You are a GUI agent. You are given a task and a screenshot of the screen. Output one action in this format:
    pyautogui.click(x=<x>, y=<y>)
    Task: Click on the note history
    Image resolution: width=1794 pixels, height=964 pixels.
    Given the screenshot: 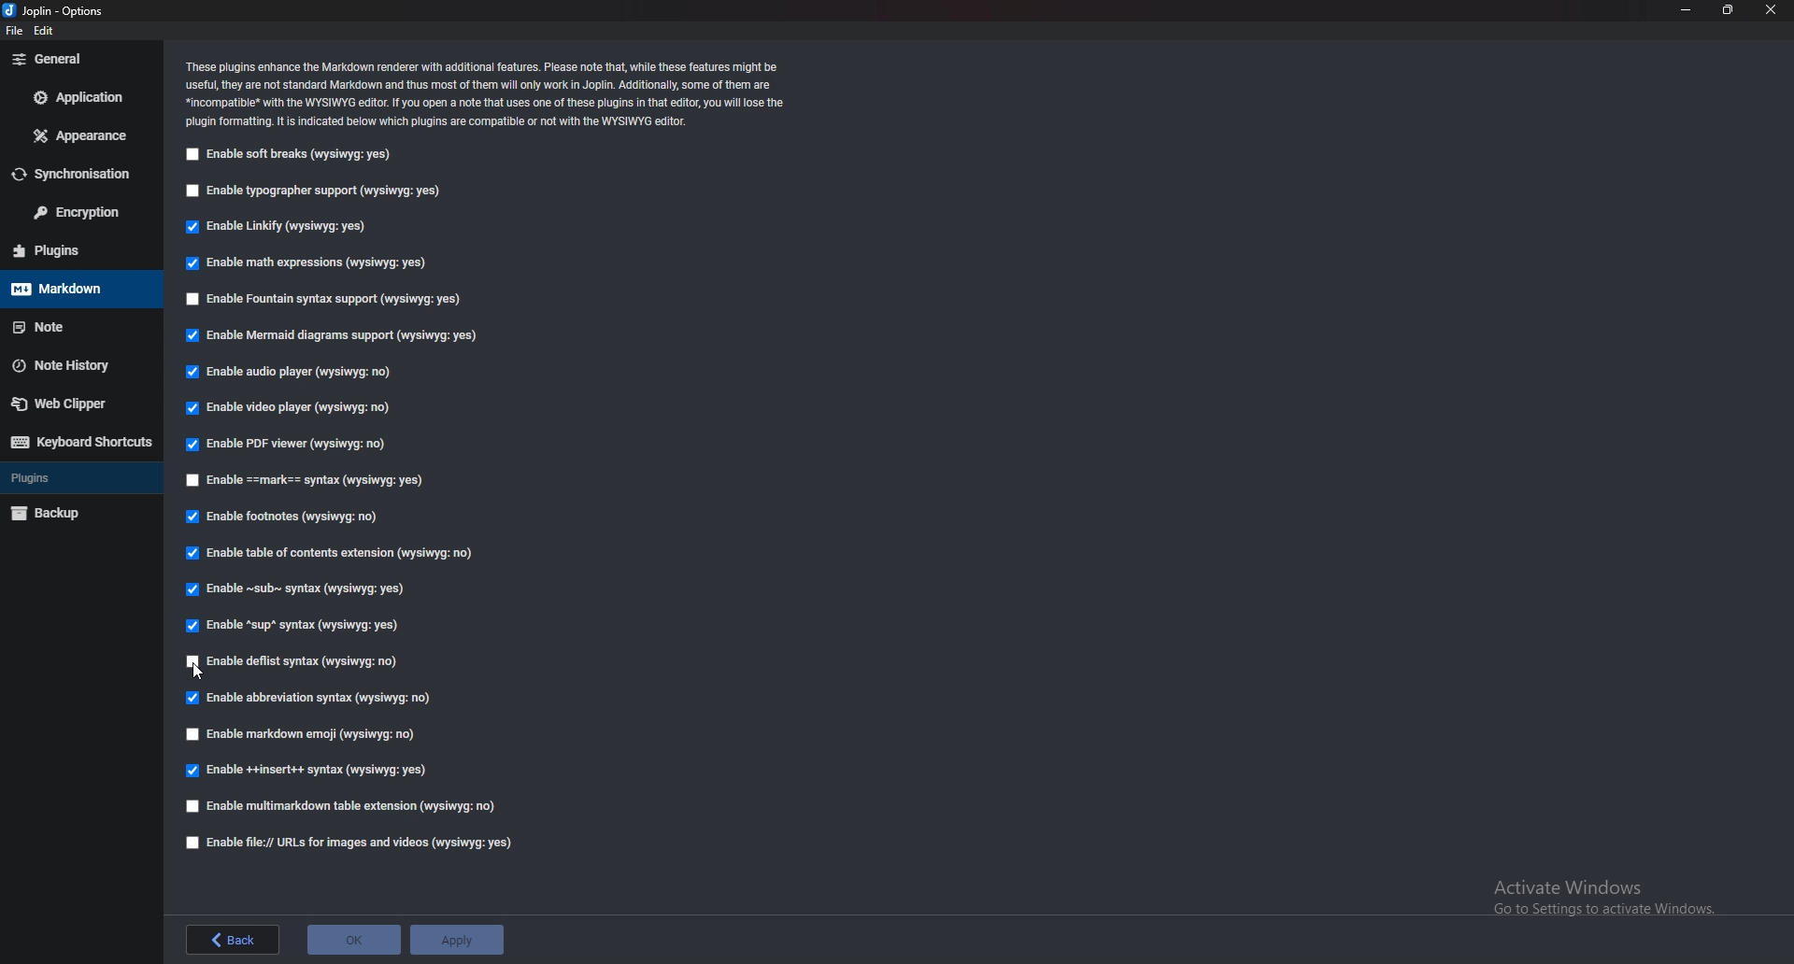 What is the action you would take?
    pyautogui.click(x=76, y=364)
    